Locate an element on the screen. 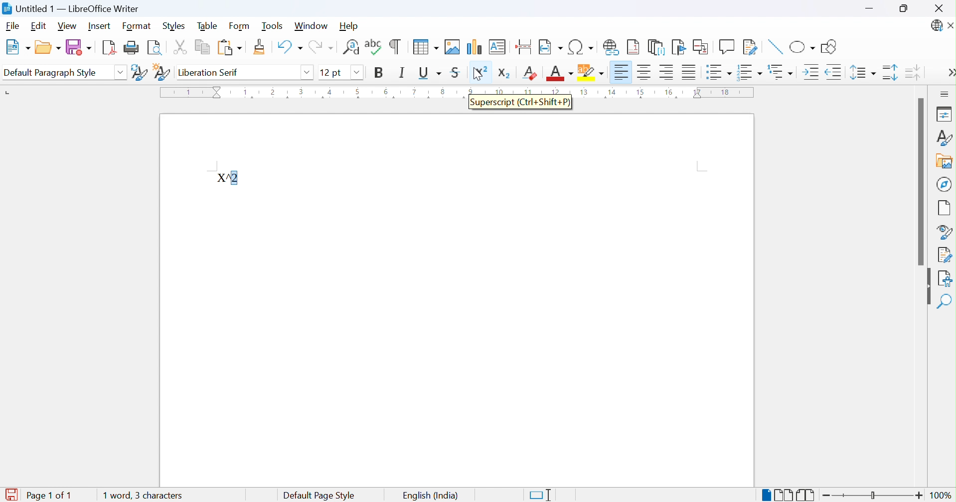 This screenshot has height=502, width=956. Accessibility check is located at coordinates (945, 278).